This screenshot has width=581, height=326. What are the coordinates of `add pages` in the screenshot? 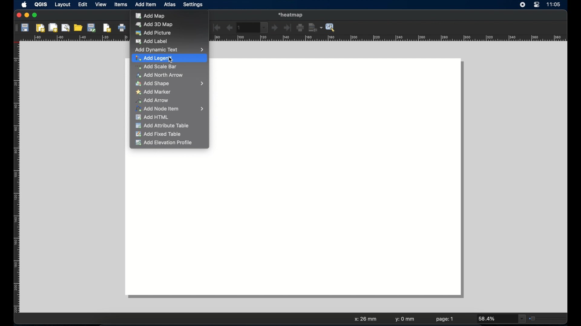 It's located at (107, 28).